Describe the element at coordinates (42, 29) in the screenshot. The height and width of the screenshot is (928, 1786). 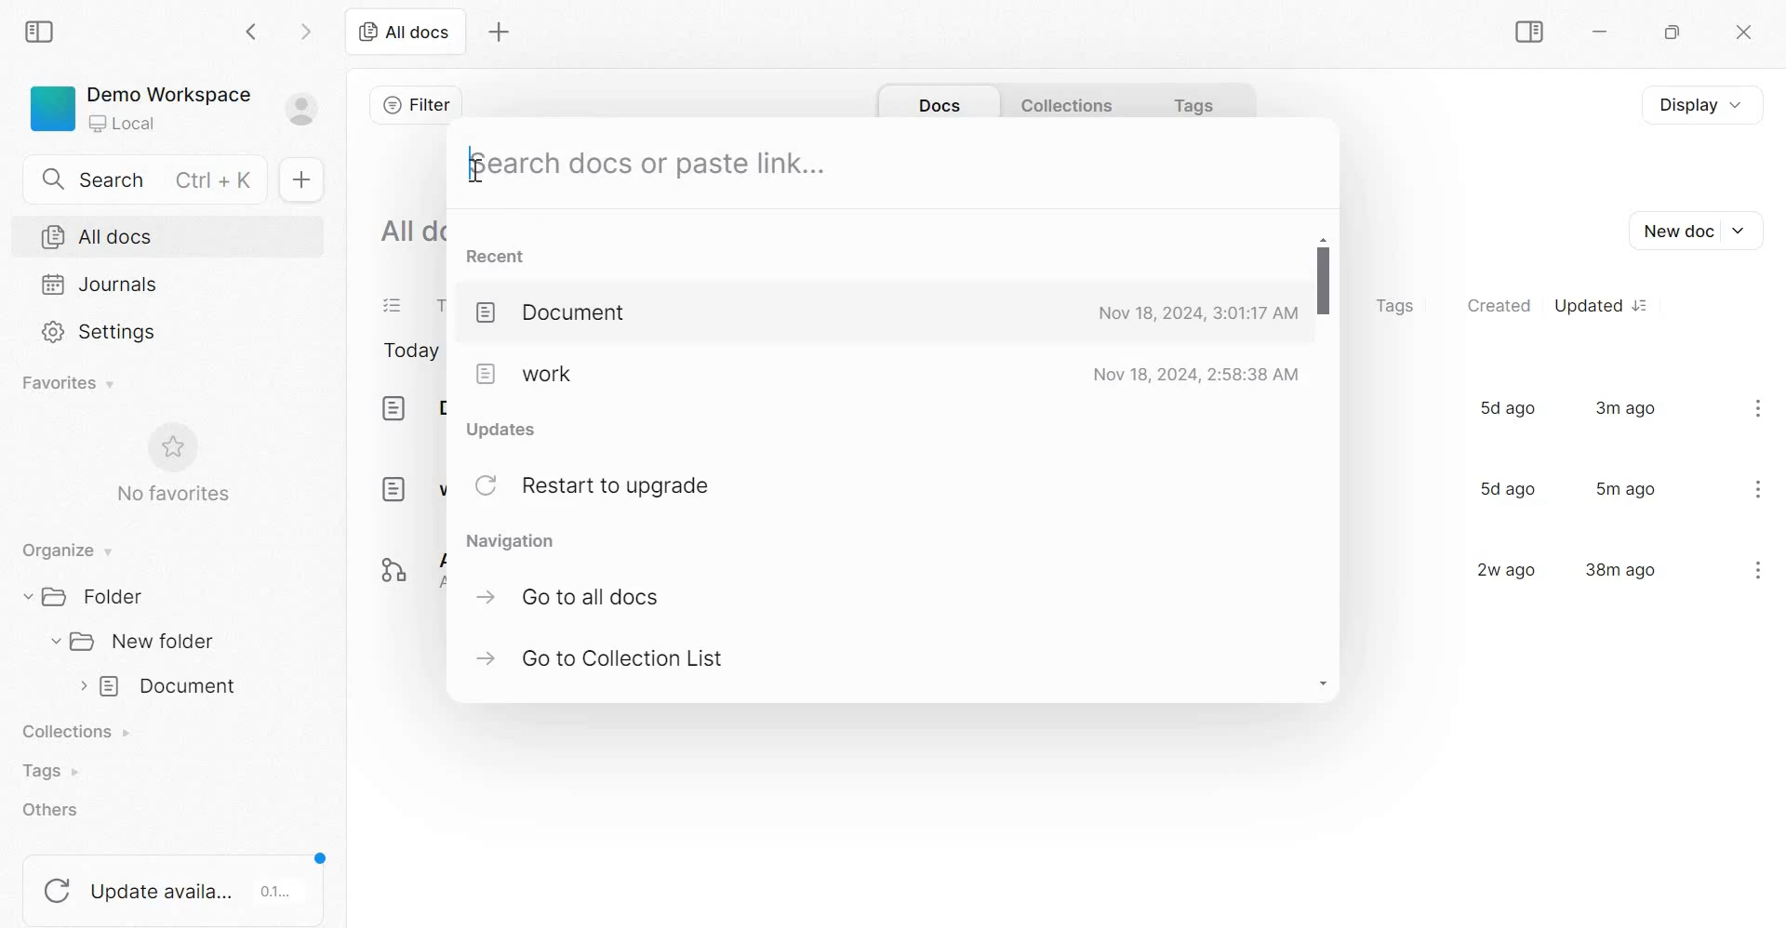
I see `sidebar toggle` at that location.